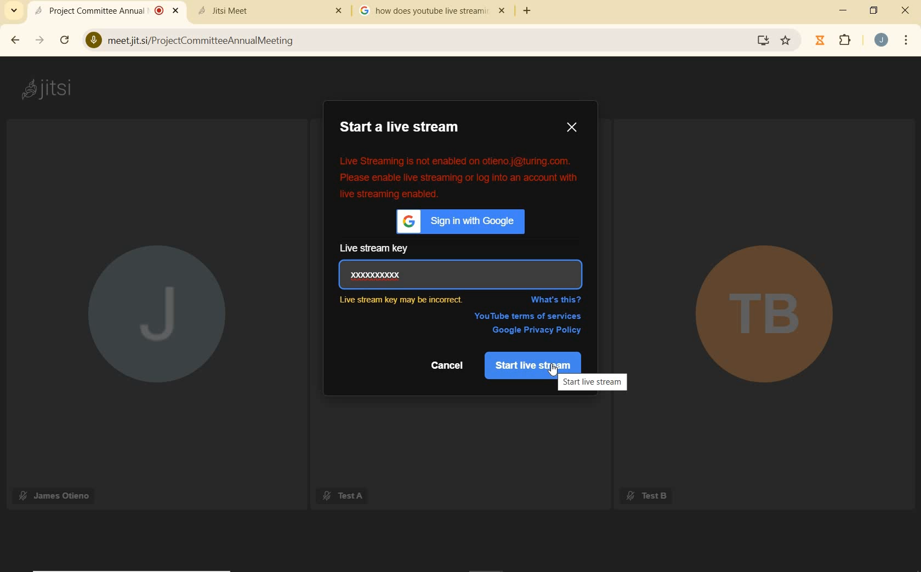 The image size is (921, 572). What do you see at coordinates (907, 10) in the screenshot?
I see `close` at bounding box center [907, 10].